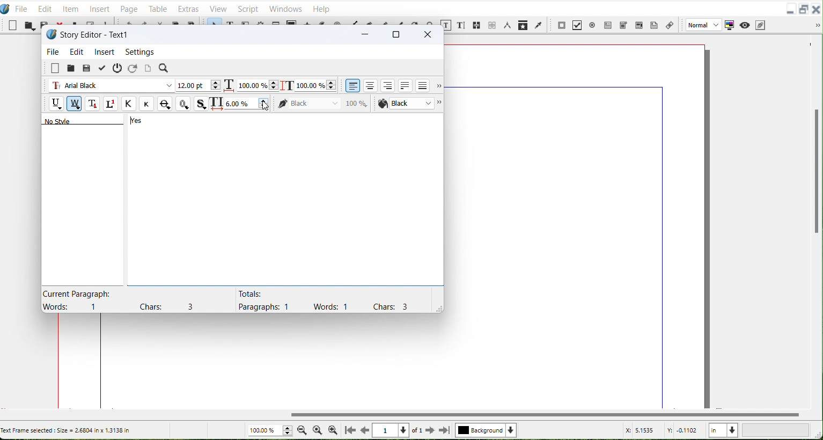 This screenshot has height=440, width=823. I want to click on Shadowed Text, so click(200, 103).